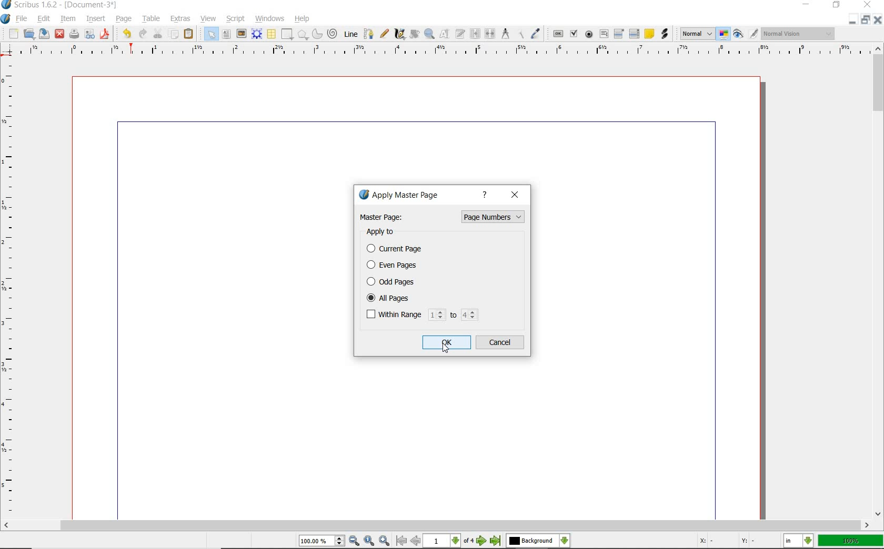 The width and height of the screenshot is (884, 549). What do you see at coordinates (369, 34) in the screenshot?
I see `Bezier curve` at bounding box center [369, 34].